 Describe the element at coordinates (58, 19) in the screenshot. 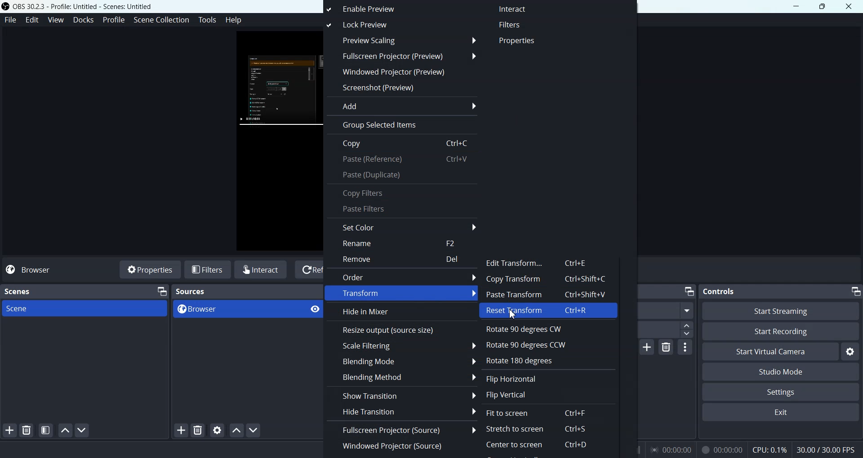

I see `View` at that location.